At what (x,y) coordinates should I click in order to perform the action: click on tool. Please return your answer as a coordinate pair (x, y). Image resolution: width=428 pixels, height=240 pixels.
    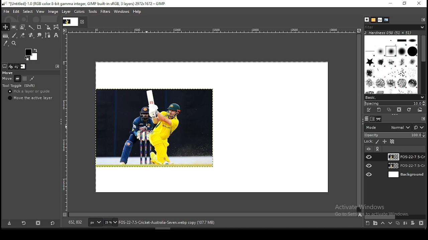
    Looking at the image, I should click on (57, 66).